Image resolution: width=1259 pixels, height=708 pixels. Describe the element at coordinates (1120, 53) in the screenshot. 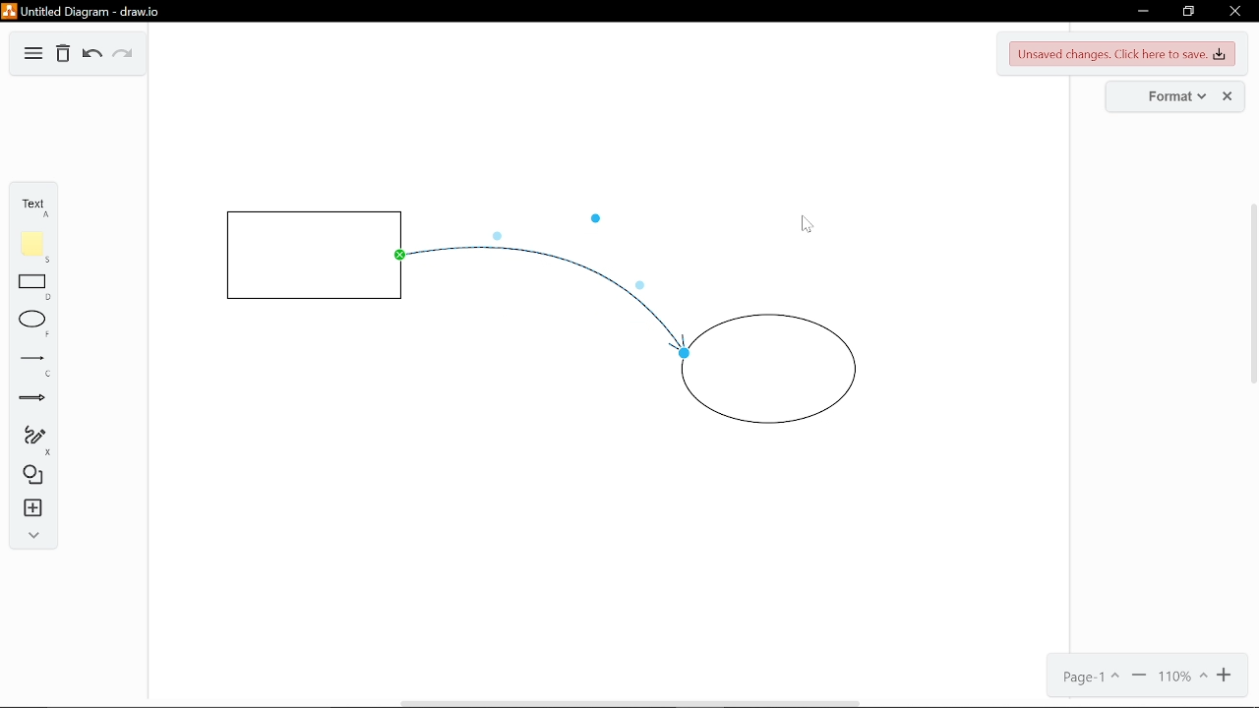

I see `Unsaved changes. Click here to save` at that location.